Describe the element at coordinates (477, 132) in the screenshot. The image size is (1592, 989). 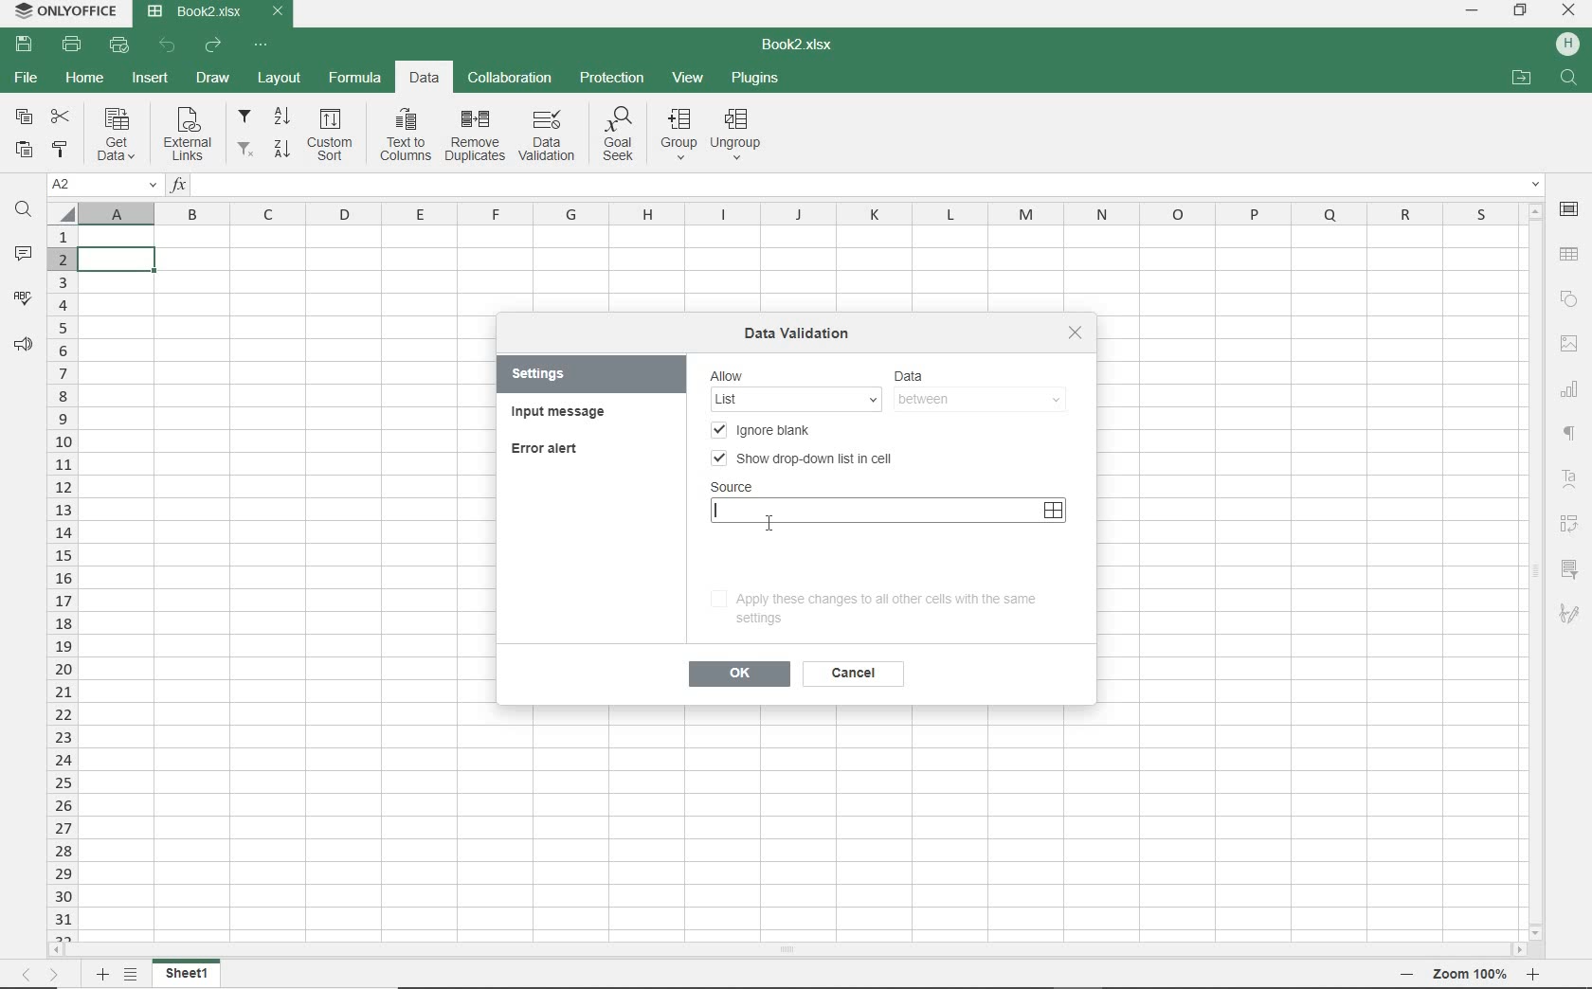
I see `remove duplicates` at that location.